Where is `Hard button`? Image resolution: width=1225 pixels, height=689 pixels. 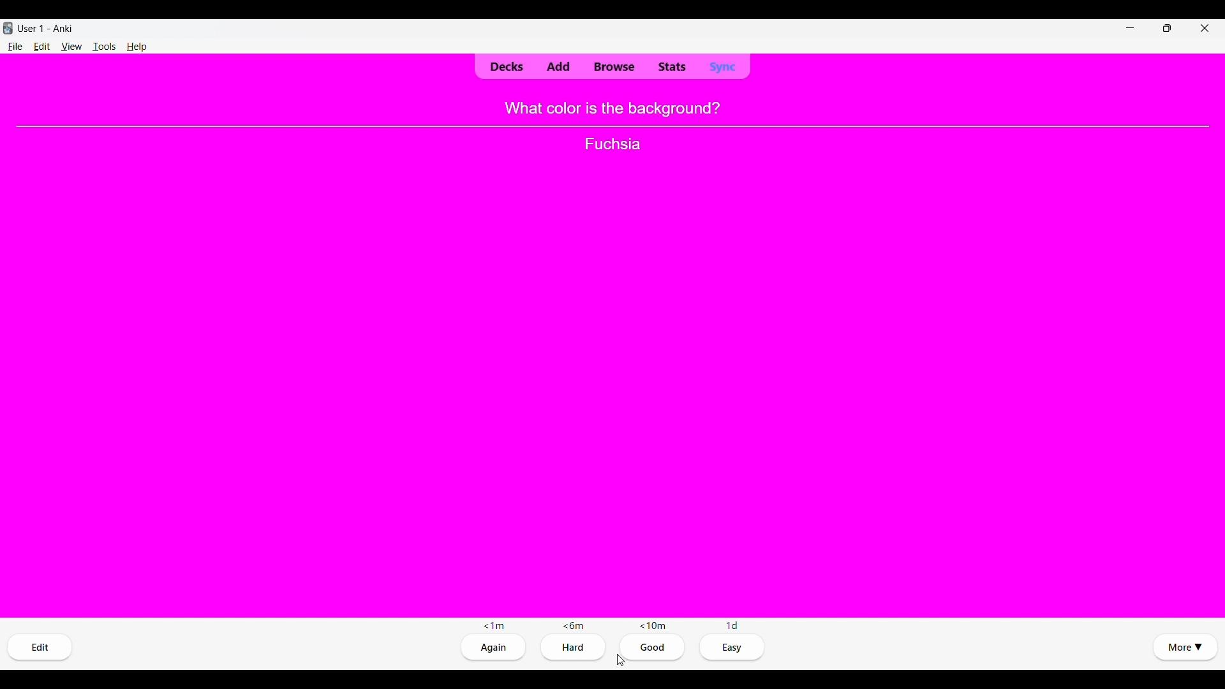
Hard button is located at coordinates (575, 646).